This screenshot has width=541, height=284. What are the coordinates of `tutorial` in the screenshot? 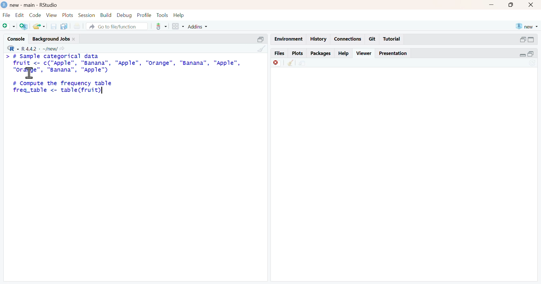 It's located at (392, 40).